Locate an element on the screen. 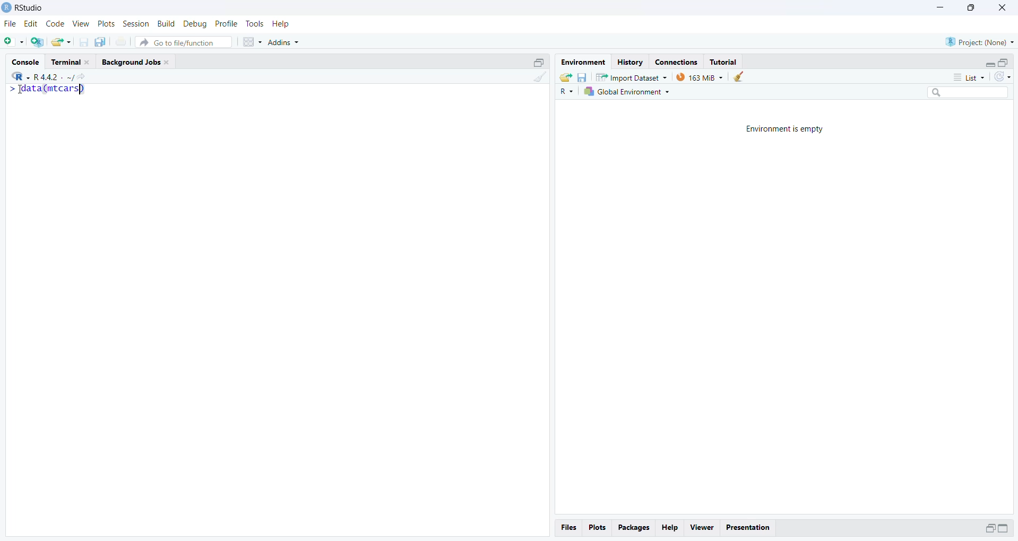 This screenshot has width=1018, height=541. R~ is located at coordinates (568, 92).